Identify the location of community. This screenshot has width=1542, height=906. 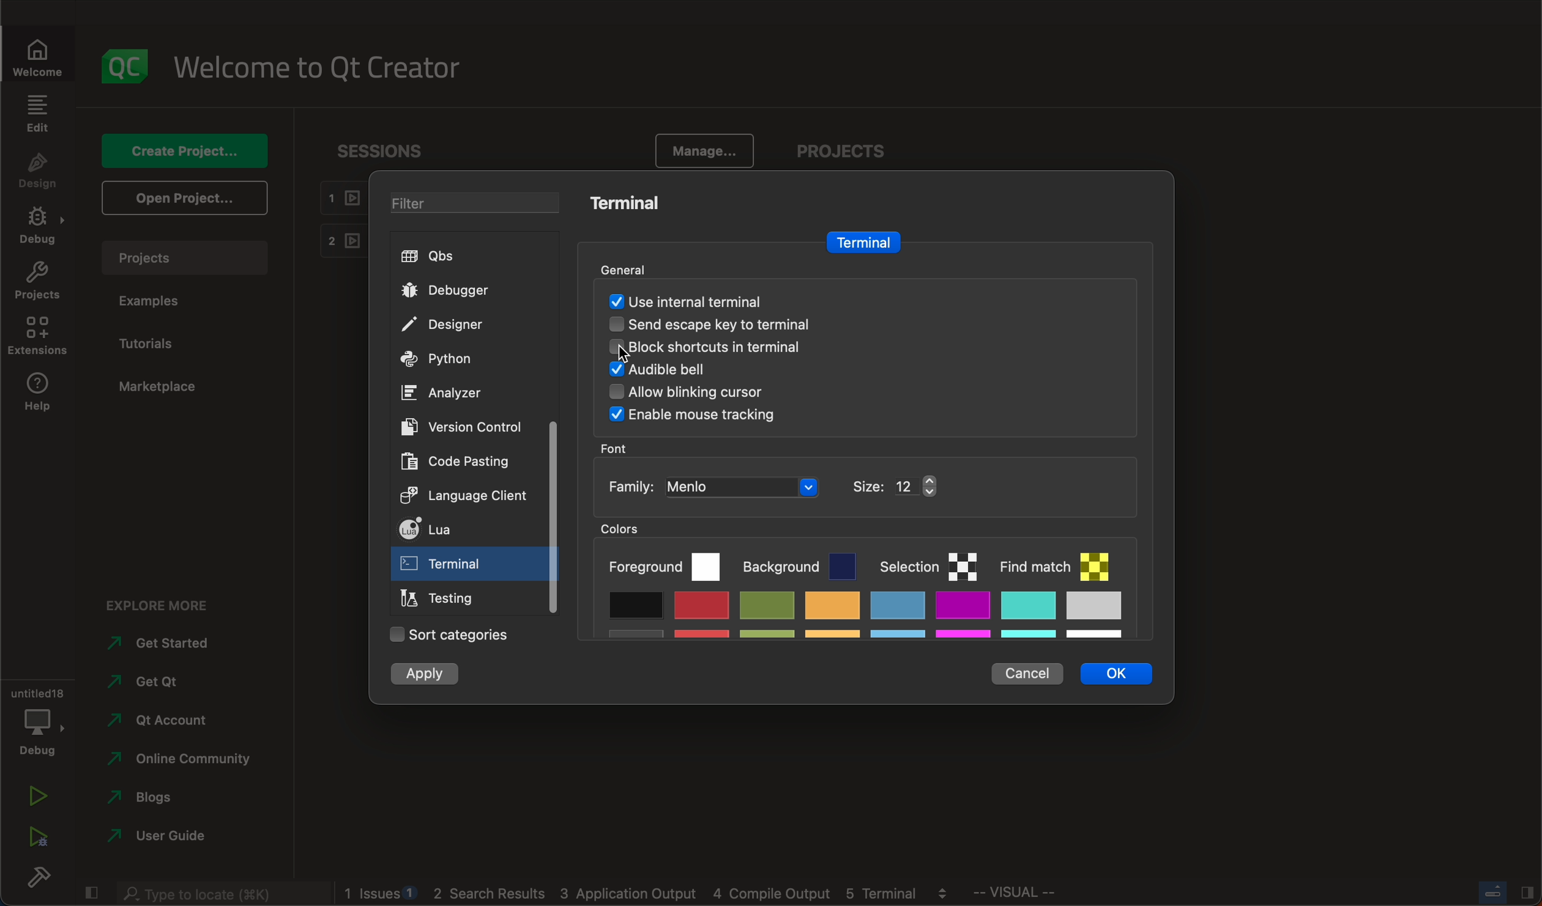
(187, 759).